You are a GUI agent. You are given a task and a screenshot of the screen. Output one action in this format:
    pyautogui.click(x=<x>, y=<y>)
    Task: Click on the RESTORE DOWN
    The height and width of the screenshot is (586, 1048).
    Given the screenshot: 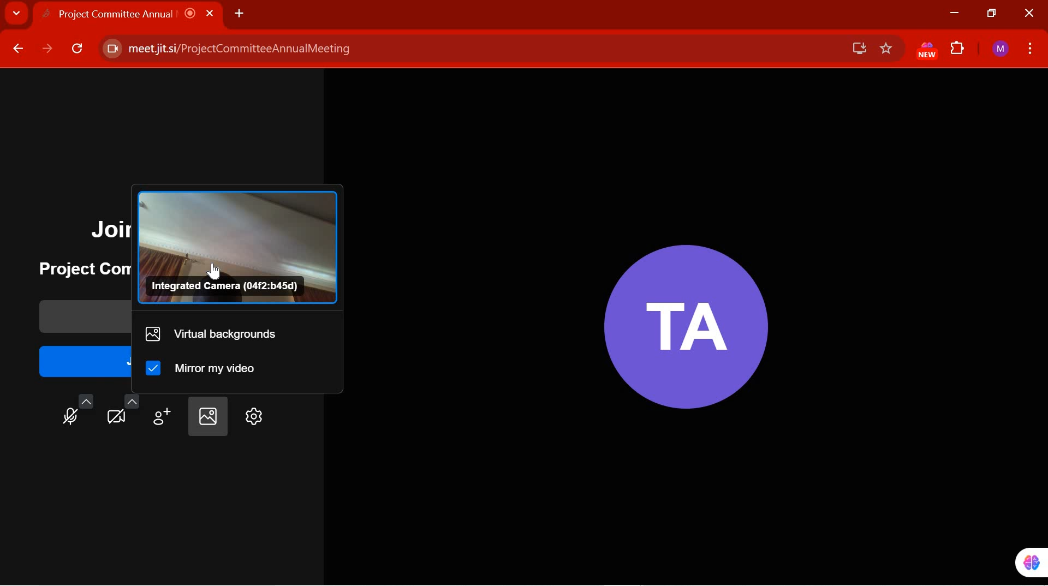 What is the action you would take?
    pyautogui.click(x=992, y=14)
    